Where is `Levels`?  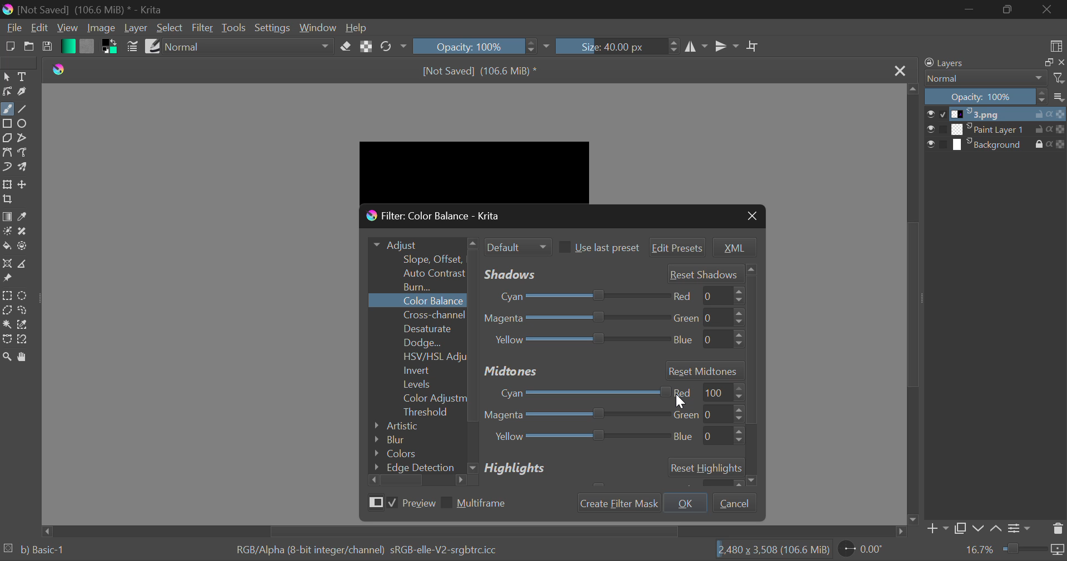
Levels is located at coordinates (418, 385).